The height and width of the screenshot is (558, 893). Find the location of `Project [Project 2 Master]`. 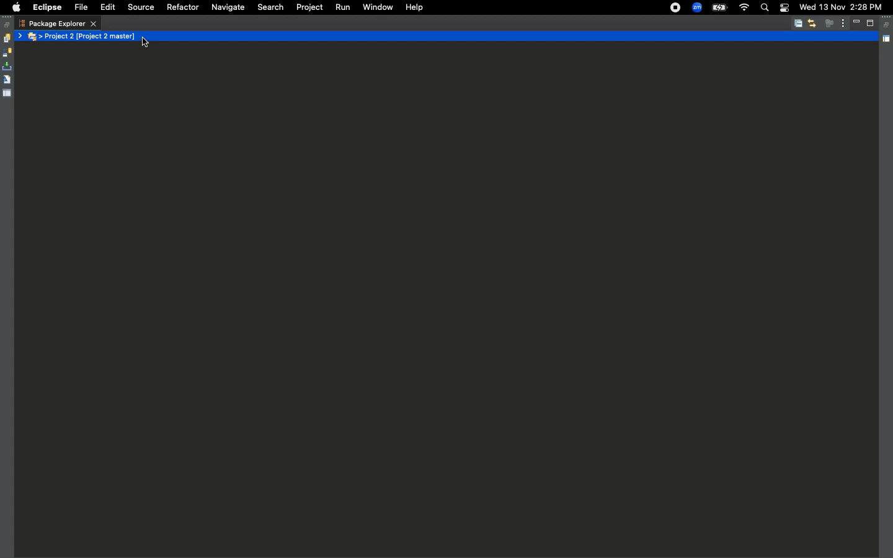

Project [Project 2 Master] is located at coordinates (460, 36).